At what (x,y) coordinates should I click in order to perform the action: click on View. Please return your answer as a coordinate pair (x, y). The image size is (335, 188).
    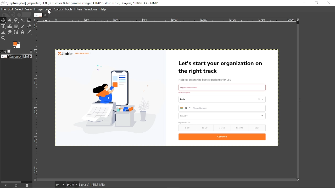
    Looking at the image, I should click on (29, 9).